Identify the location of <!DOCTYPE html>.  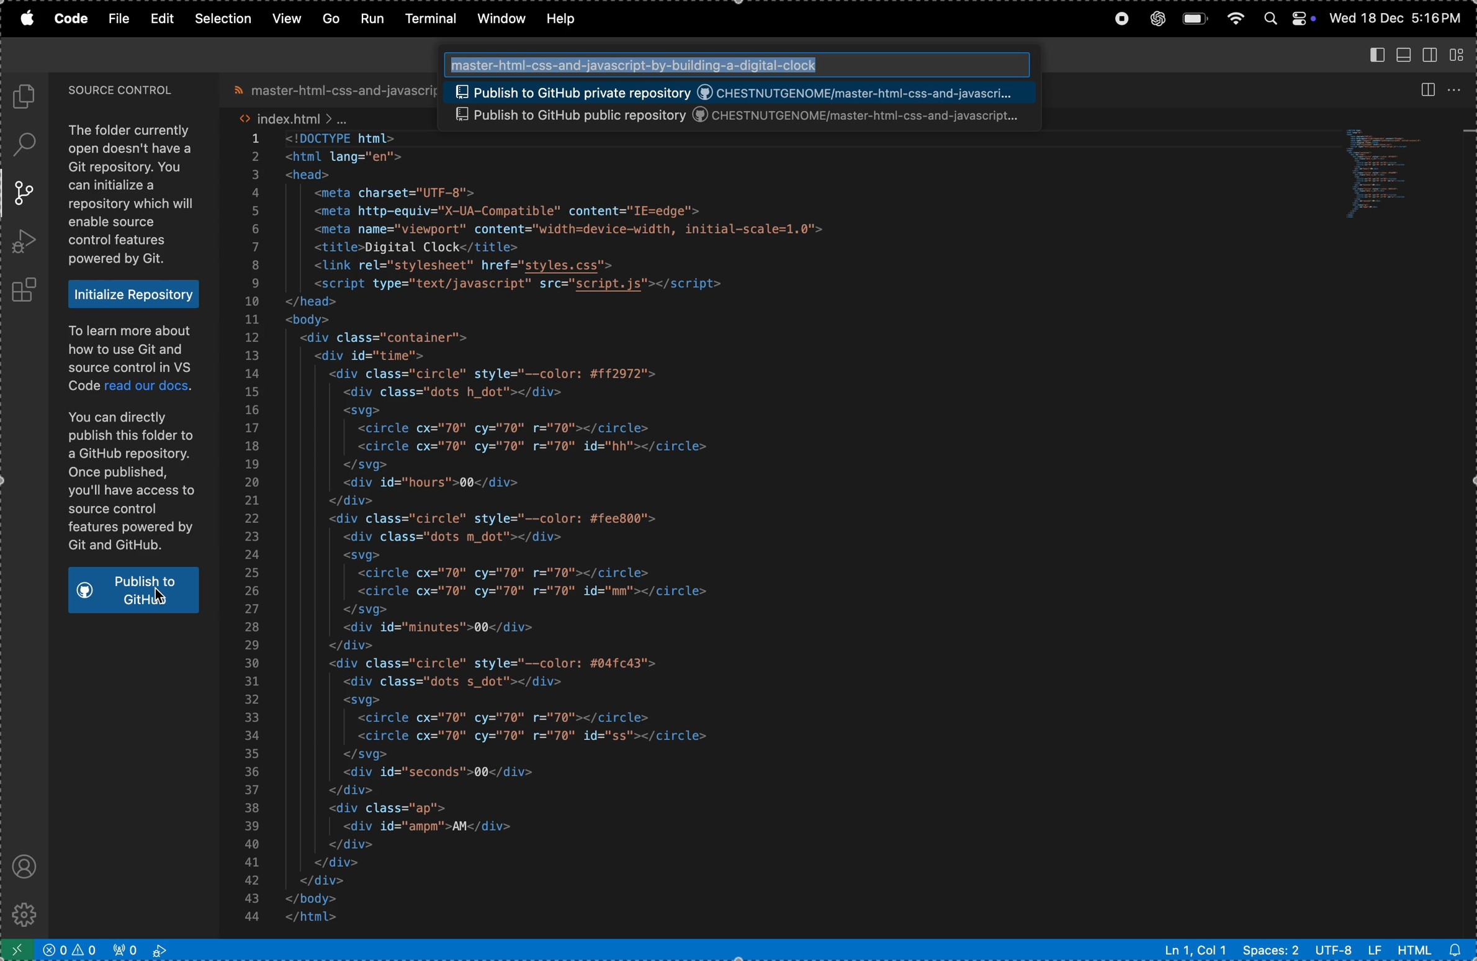
(353, 138).